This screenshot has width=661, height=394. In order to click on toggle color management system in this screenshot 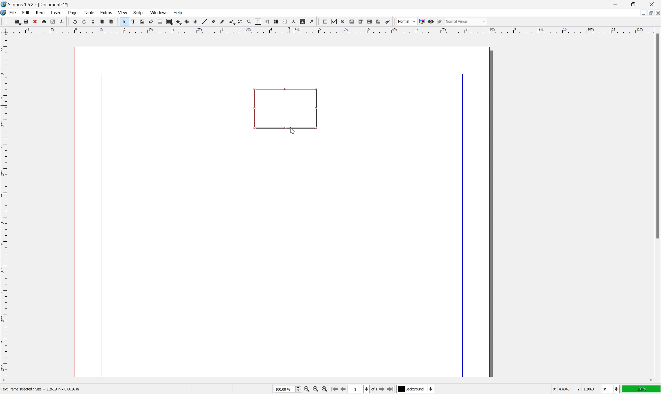, I will do `click(422, 21)`.